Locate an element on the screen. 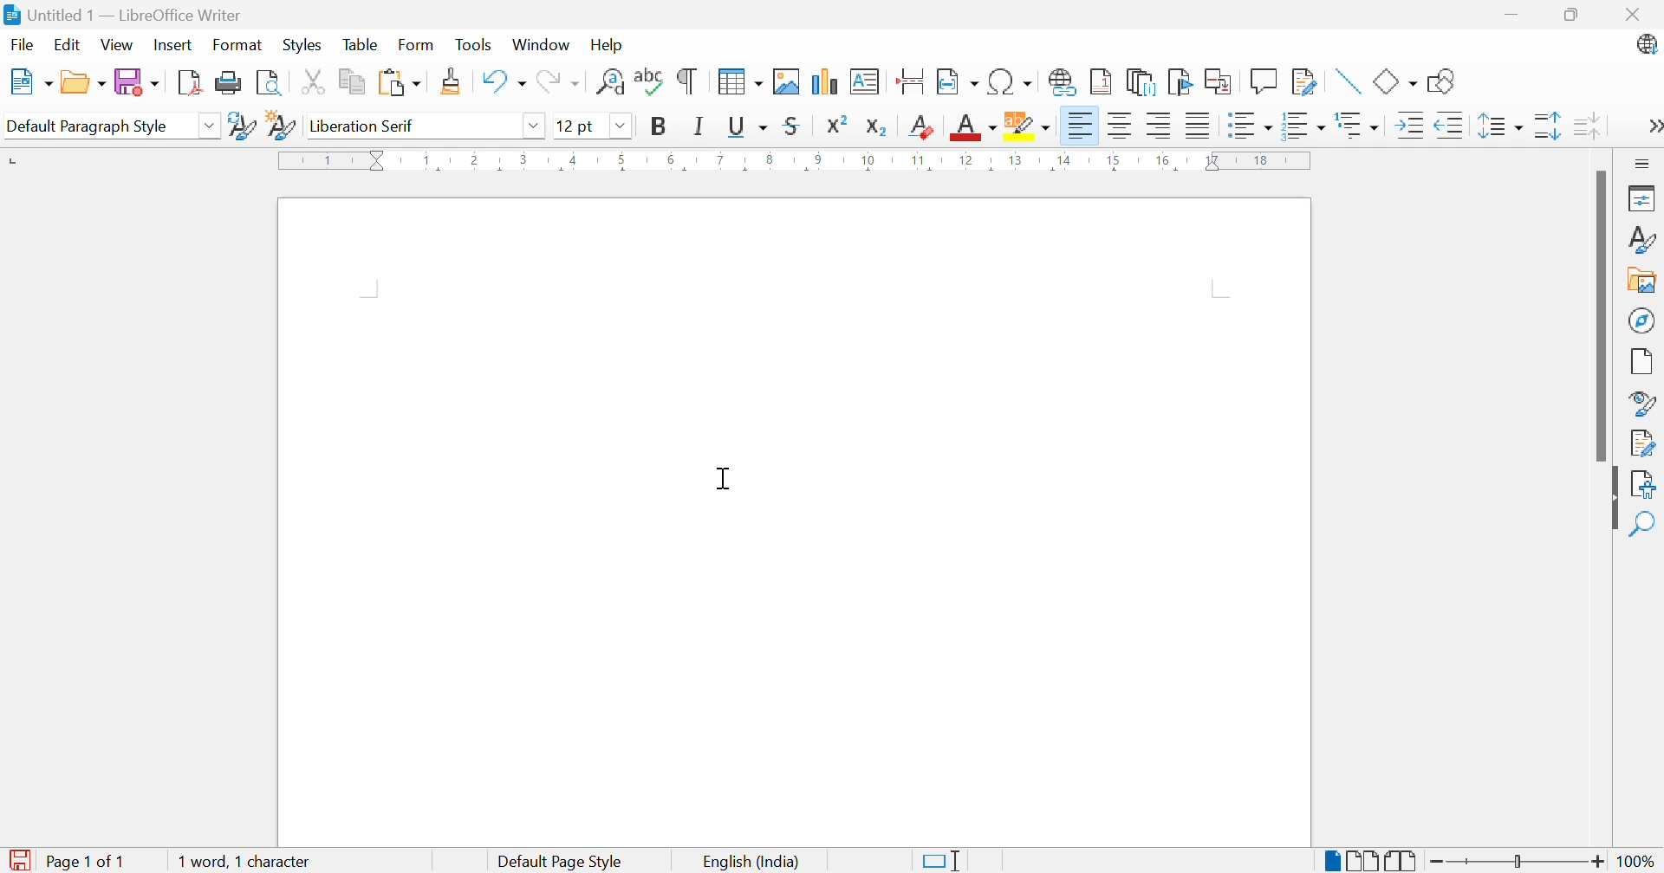 Image resolution: width=1664 pixels, height=873 pixels. Tools is located at coordinates (477, 45).